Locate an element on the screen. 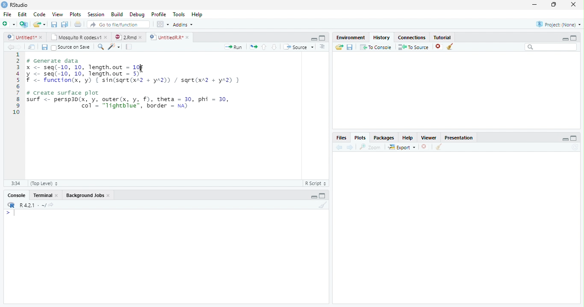 The image size is (584, 307). Remove the selected history entries is located at coordinates (439, 47).